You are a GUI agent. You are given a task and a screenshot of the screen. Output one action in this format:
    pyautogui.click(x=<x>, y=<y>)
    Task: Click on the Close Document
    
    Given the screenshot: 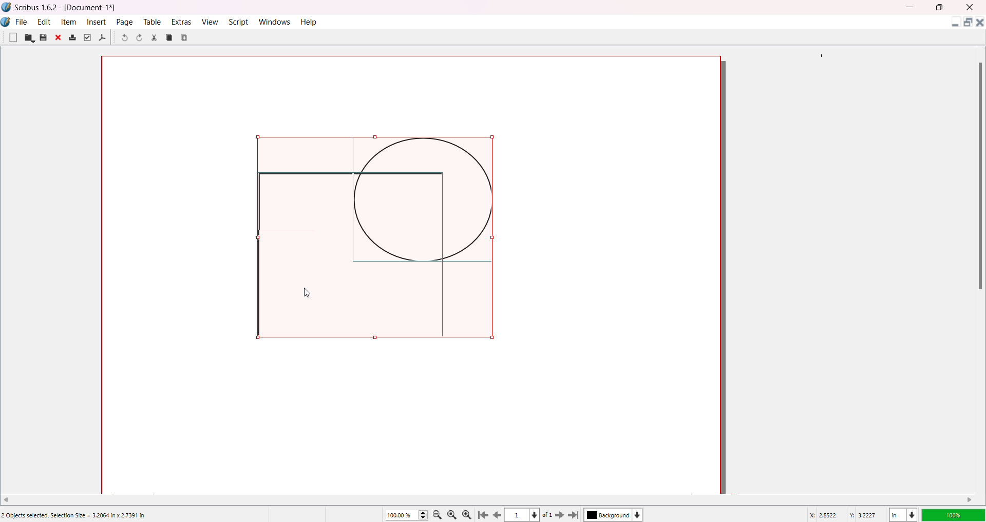 What is the action you would take?
    pyautogui.click(x=980, y=24)
    